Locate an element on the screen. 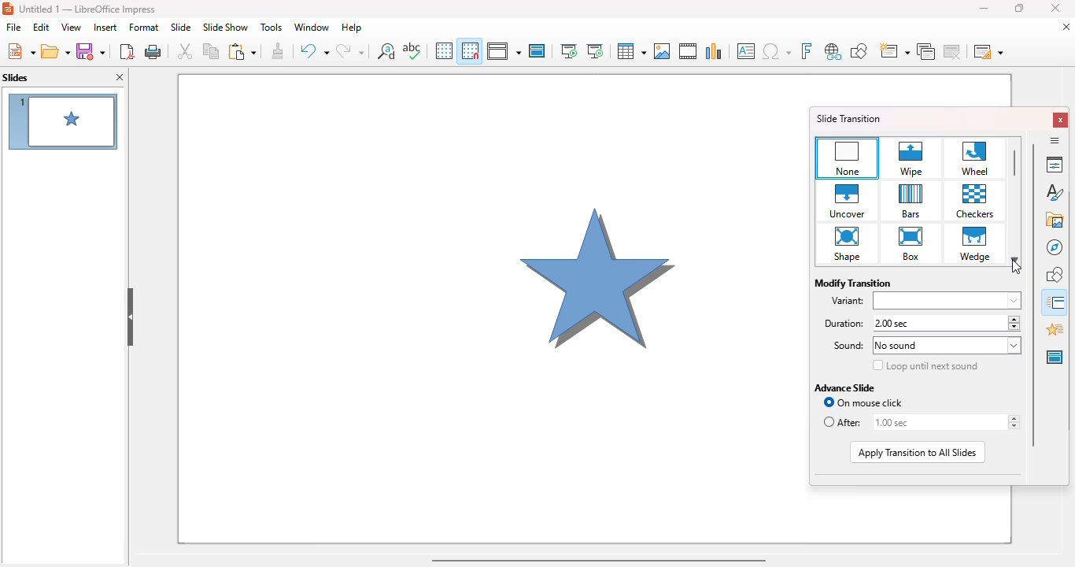 This screenshot has height=567, width=1075. start from current slide is located at coordinates (595, 51).